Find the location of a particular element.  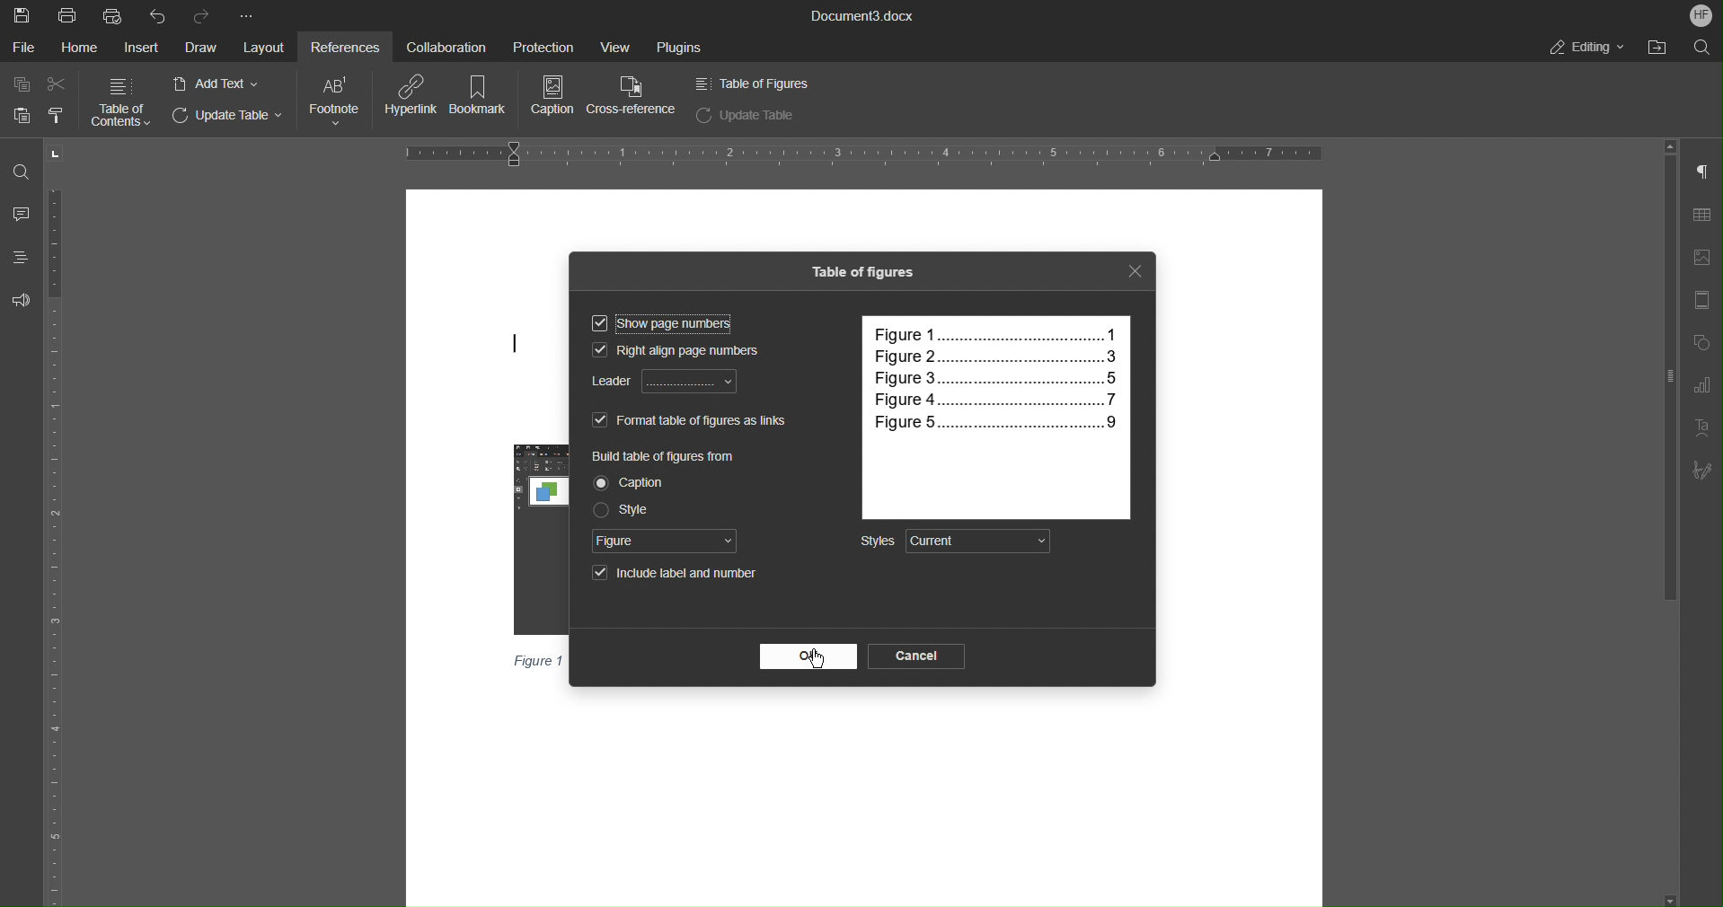

Table Settings is located at coordinates (1702, 216).